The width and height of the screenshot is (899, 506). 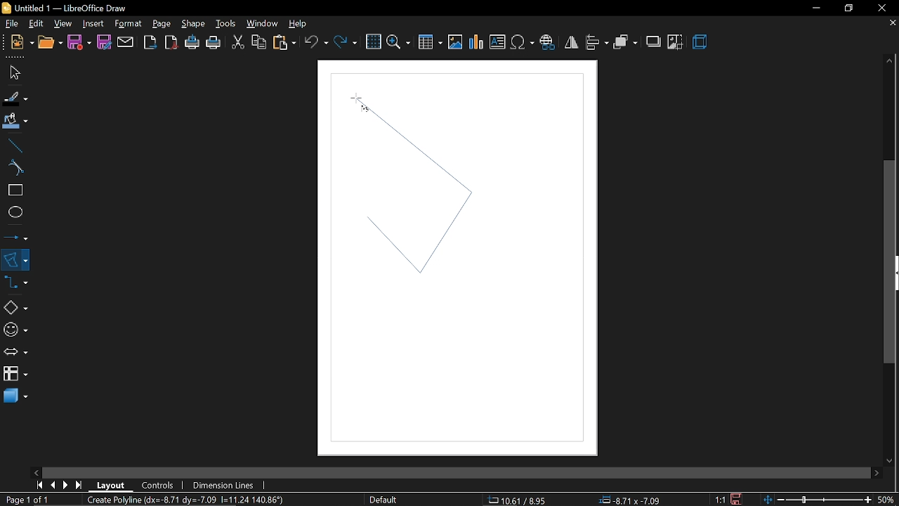 What do you see at coordinates (456, 259) in the screenshot?
I see `Canvas` at bounding box center [456, 259].